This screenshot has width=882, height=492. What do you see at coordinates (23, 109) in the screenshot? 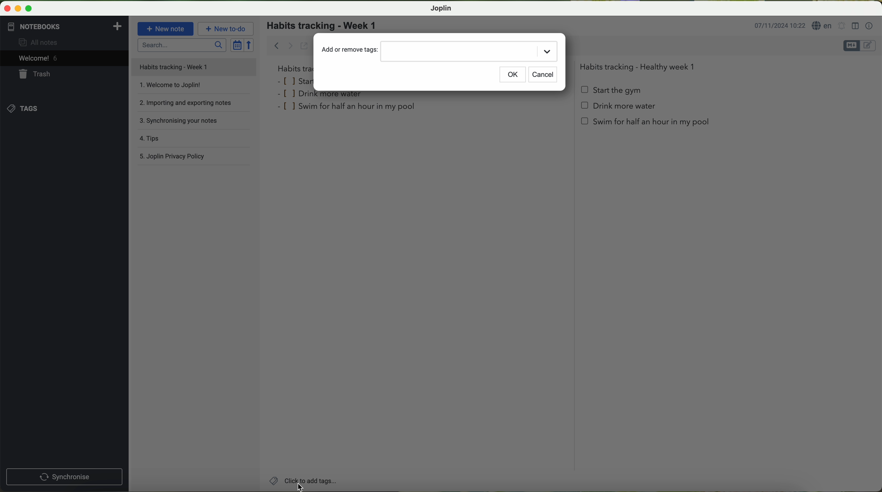
I see `tags` at bounding box center [23, 109].